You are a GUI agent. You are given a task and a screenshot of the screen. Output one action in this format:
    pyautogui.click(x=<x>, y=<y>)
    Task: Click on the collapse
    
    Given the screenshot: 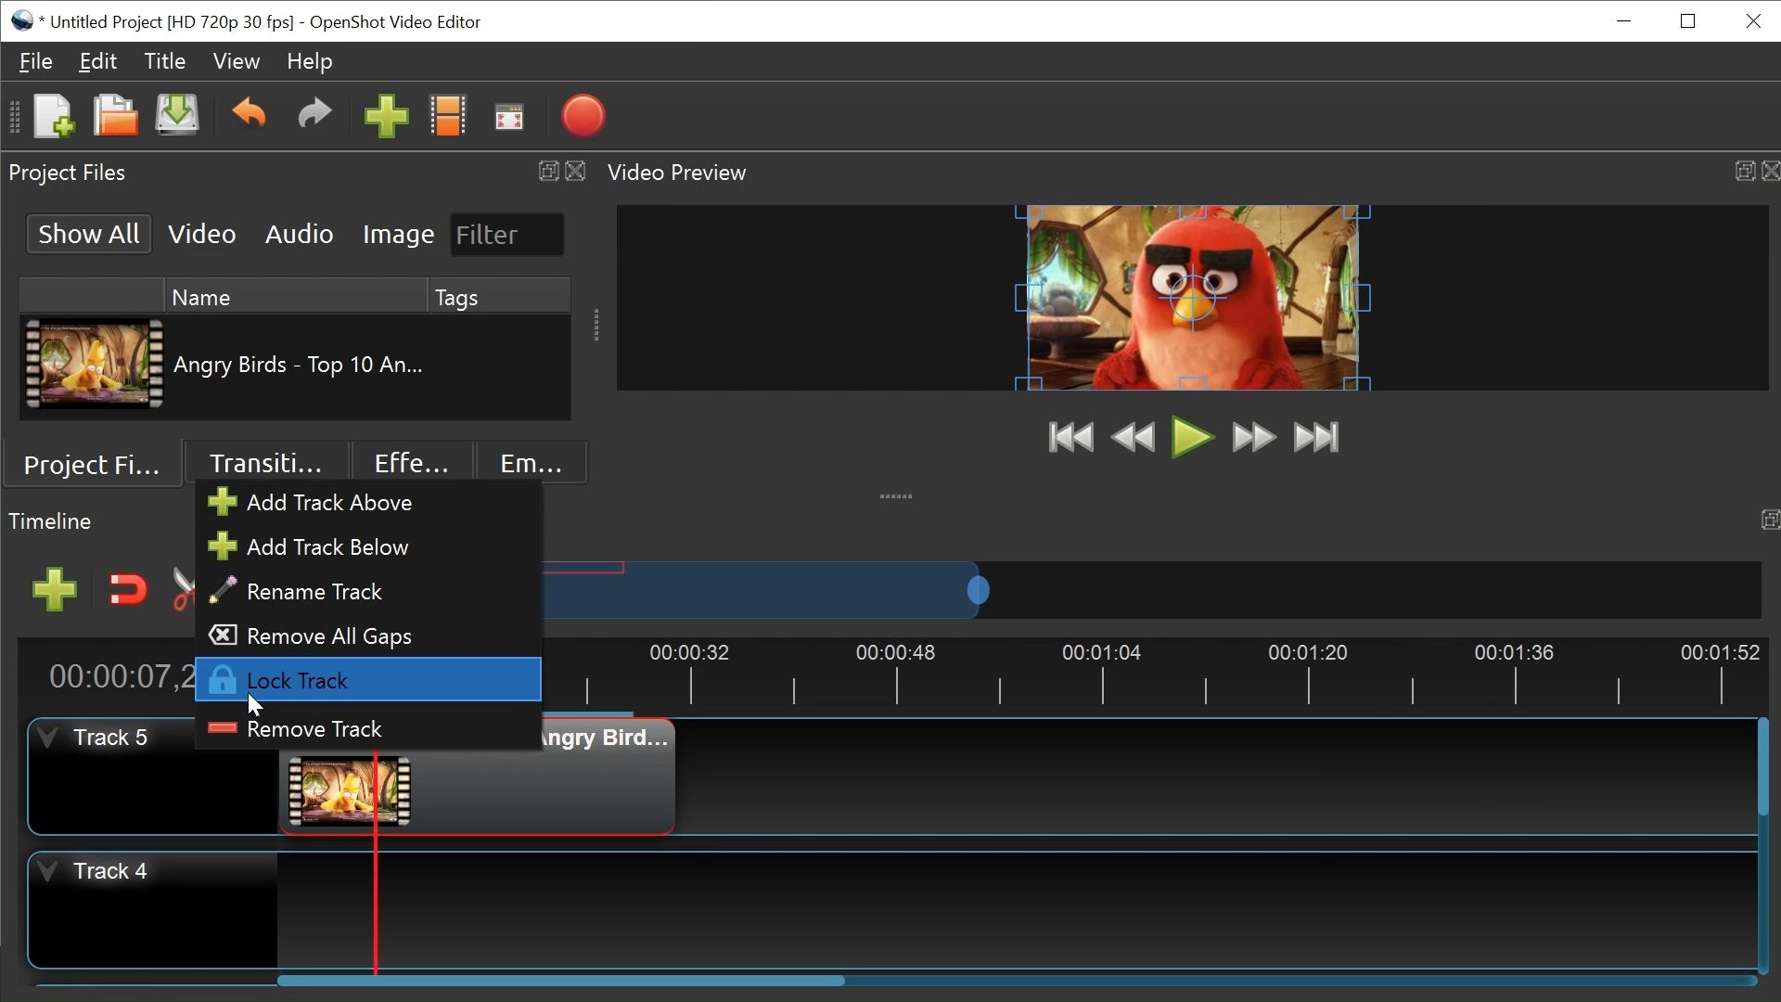 What is the action you would take?
    pyautogui.click(x=901, y=498)
    